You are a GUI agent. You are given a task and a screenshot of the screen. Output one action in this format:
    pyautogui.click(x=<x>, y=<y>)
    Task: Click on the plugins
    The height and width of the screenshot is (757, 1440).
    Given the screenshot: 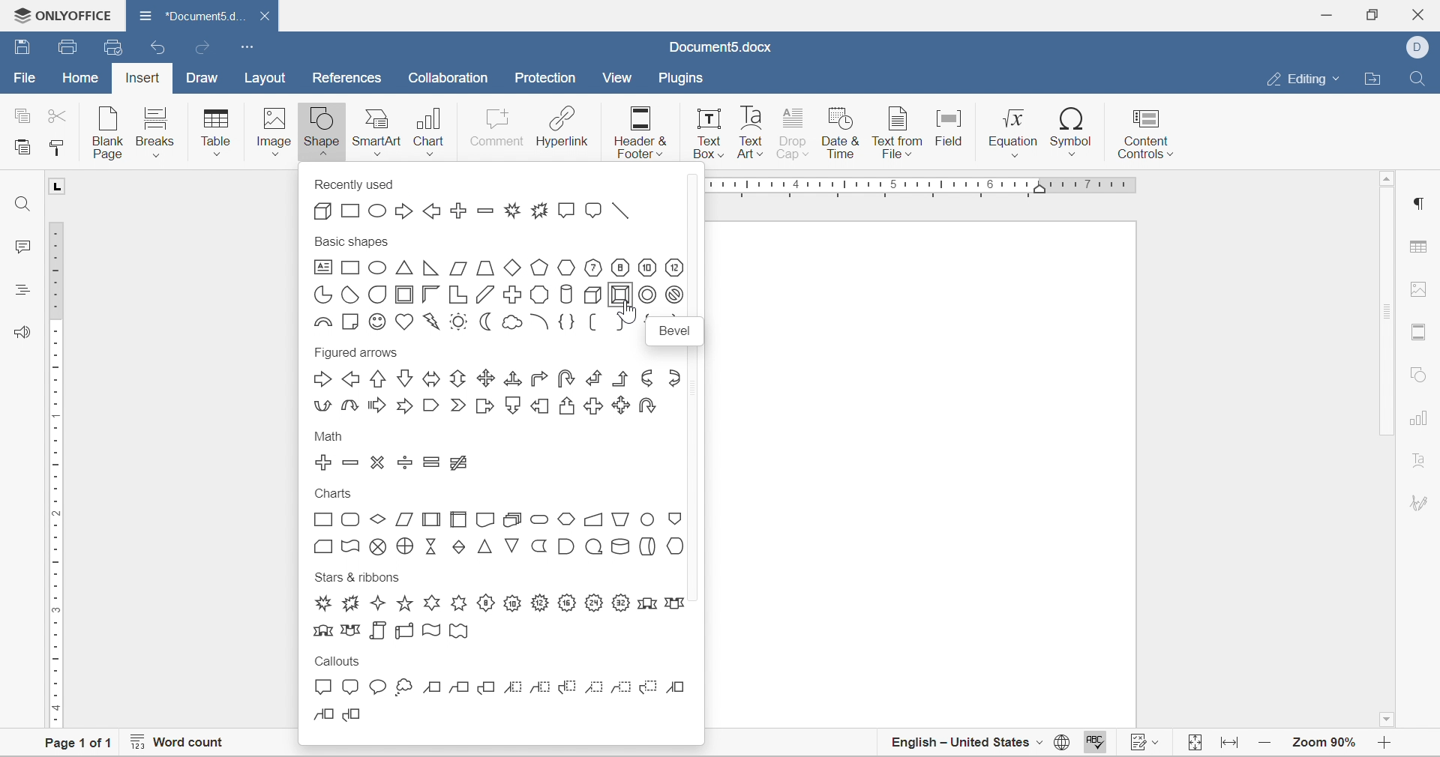 What is the action you would take?
    pyautogui.click(x=682, y=81)
    